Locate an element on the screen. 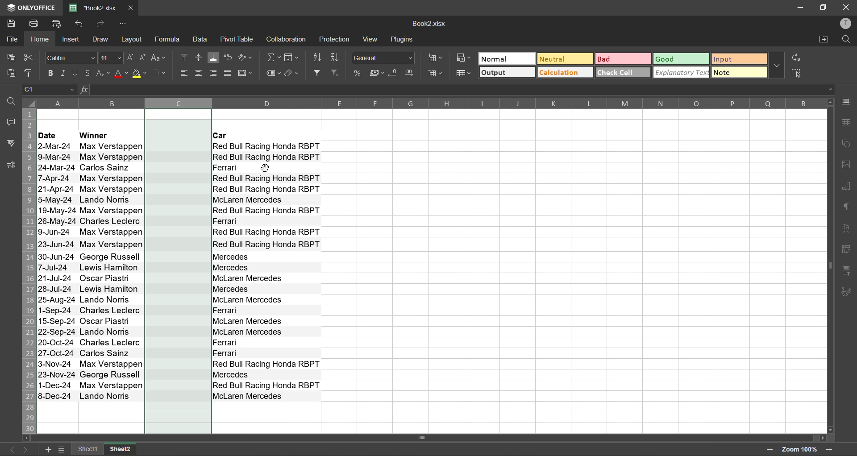 Image resolution: width=857 pixels, height=456 pixels. underline is located at coordinates (76, 74).